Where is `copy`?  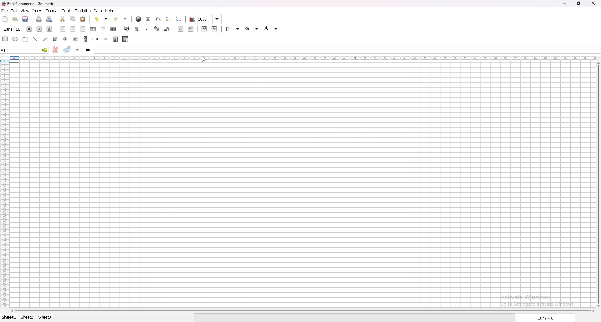
copy is located at coordinates (73, 19).